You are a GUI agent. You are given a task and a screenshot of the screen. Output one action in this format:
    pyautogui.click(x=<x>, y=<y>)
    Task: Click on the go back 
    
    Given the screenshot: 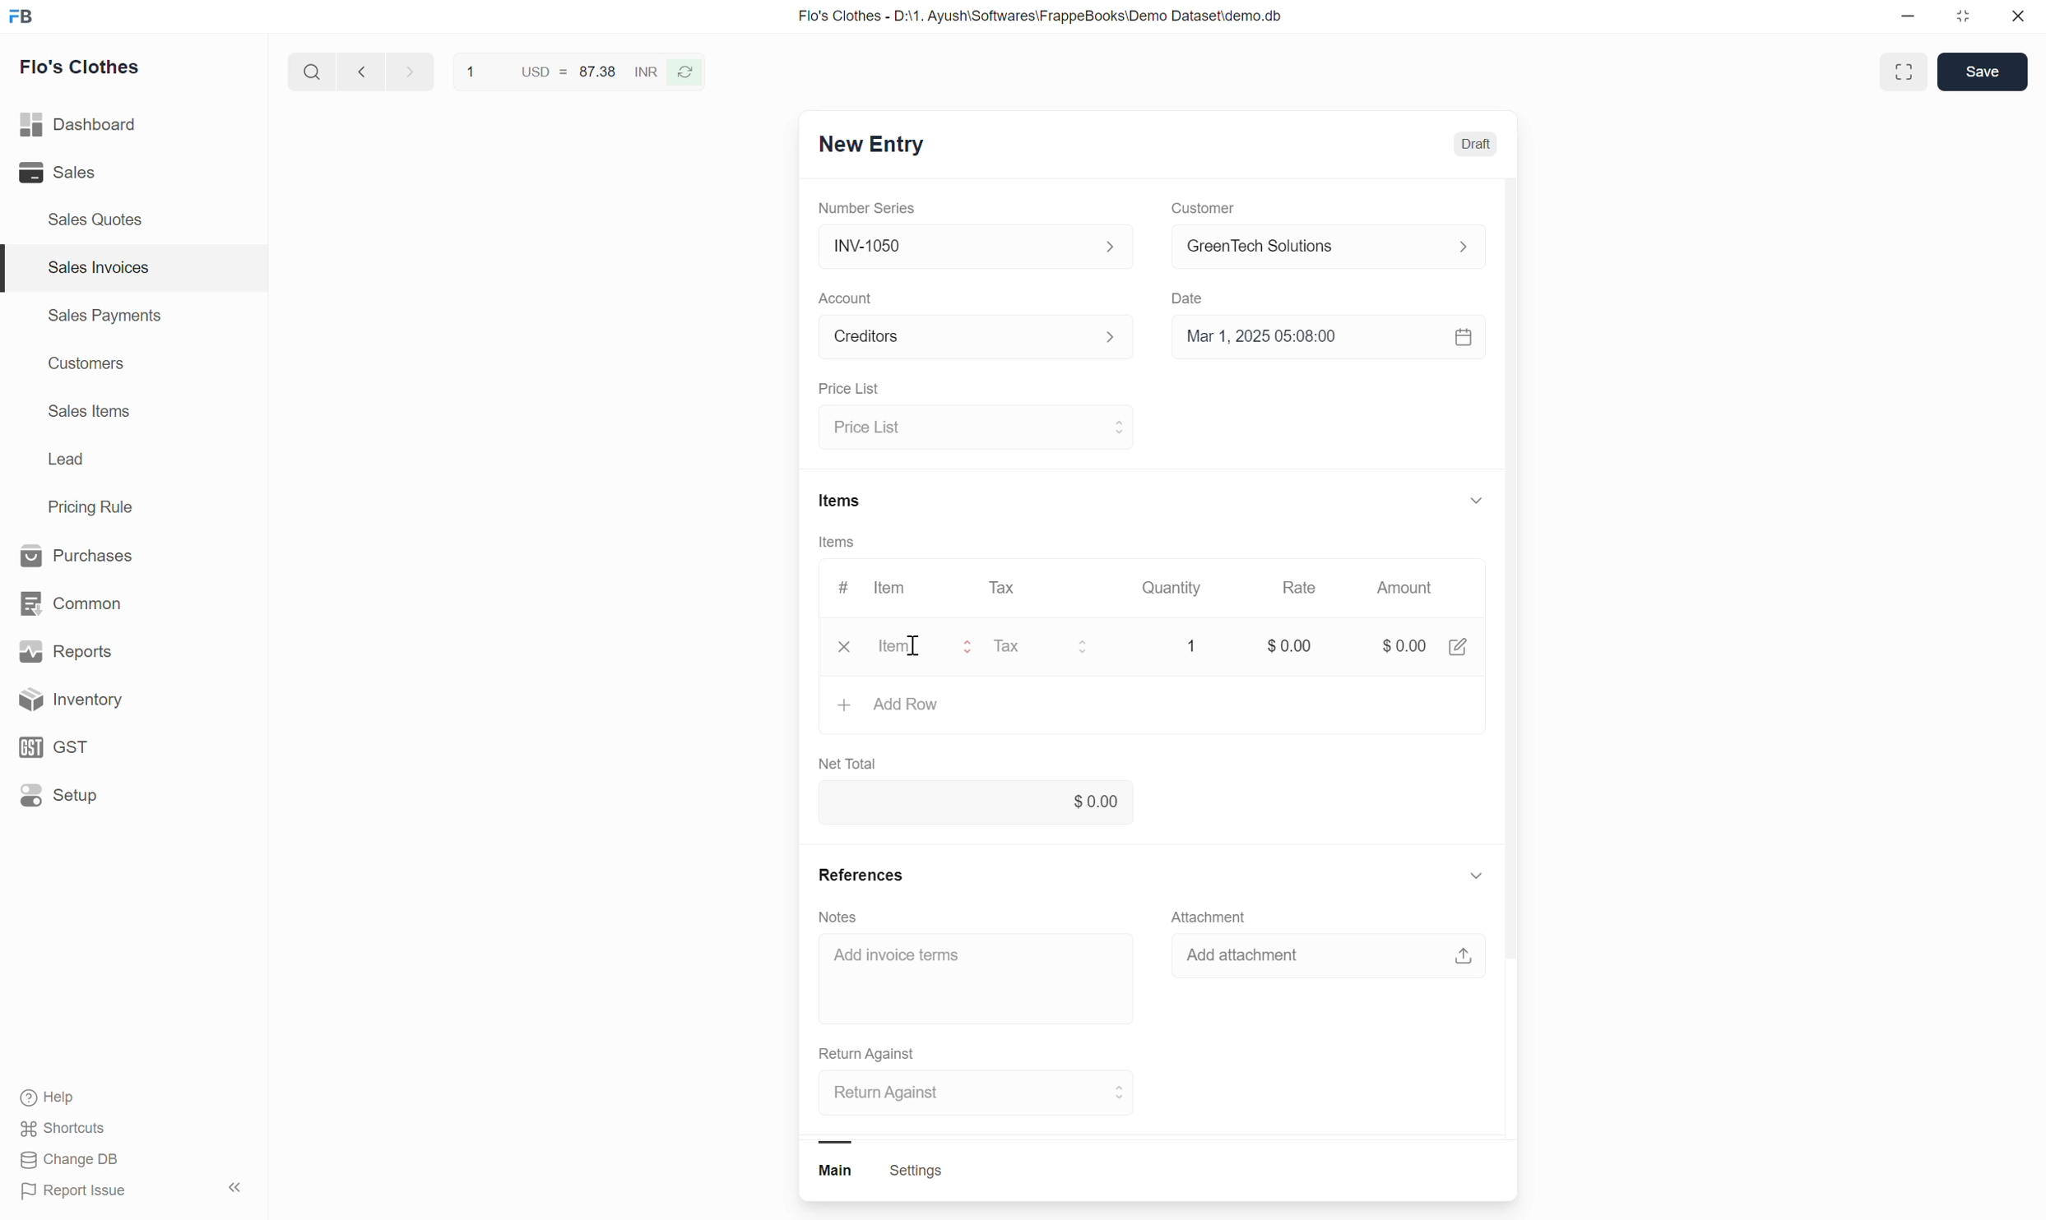 What is the action you would take?
    pyautogui.click(x=360, y=75)
    